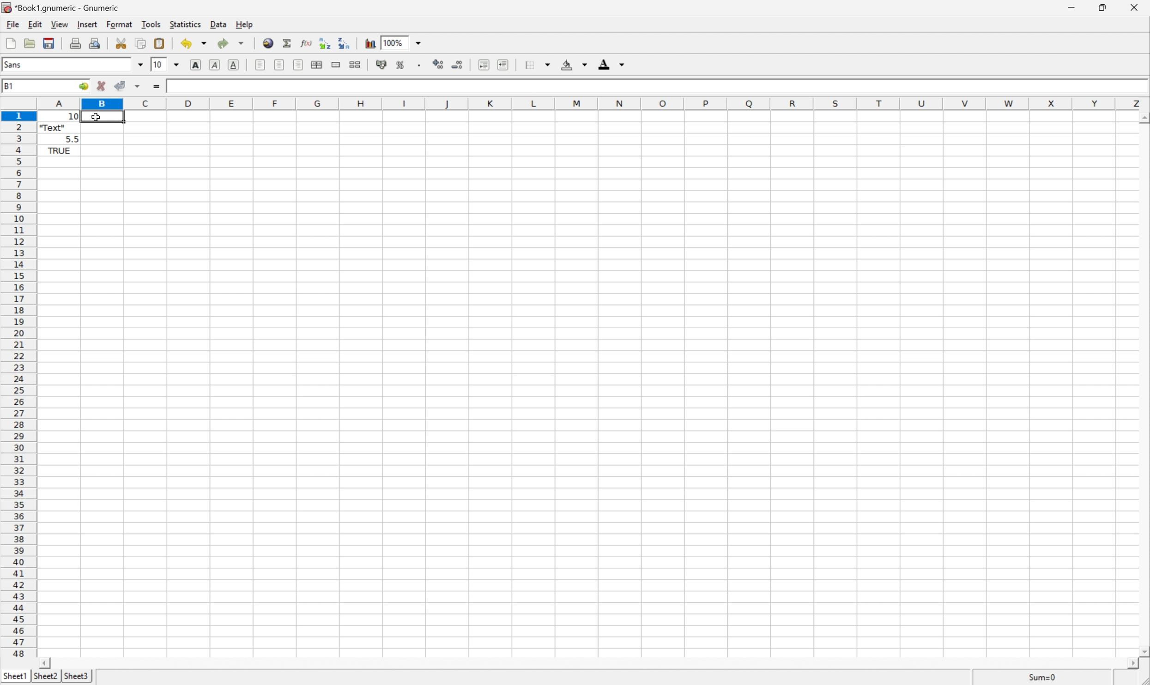  I want to click on Accept changes in multiple cells, so click(137, 87).